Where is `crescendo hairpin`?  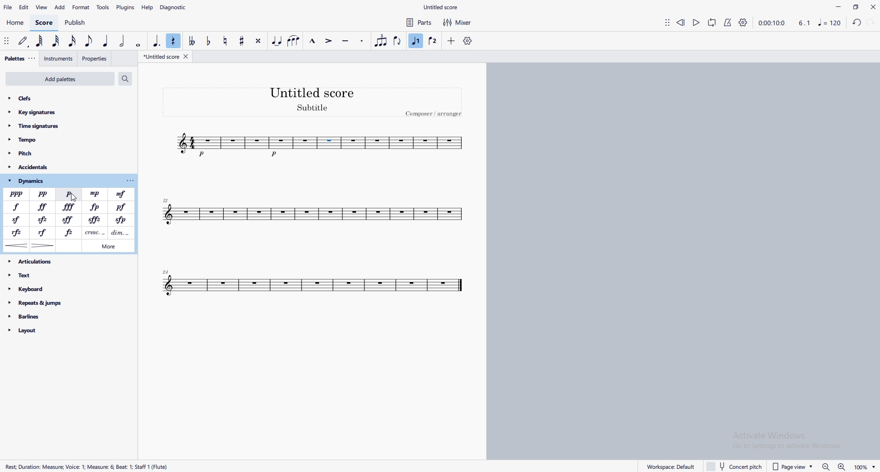 crescendo hairpin is located at coordinates (16, 247).